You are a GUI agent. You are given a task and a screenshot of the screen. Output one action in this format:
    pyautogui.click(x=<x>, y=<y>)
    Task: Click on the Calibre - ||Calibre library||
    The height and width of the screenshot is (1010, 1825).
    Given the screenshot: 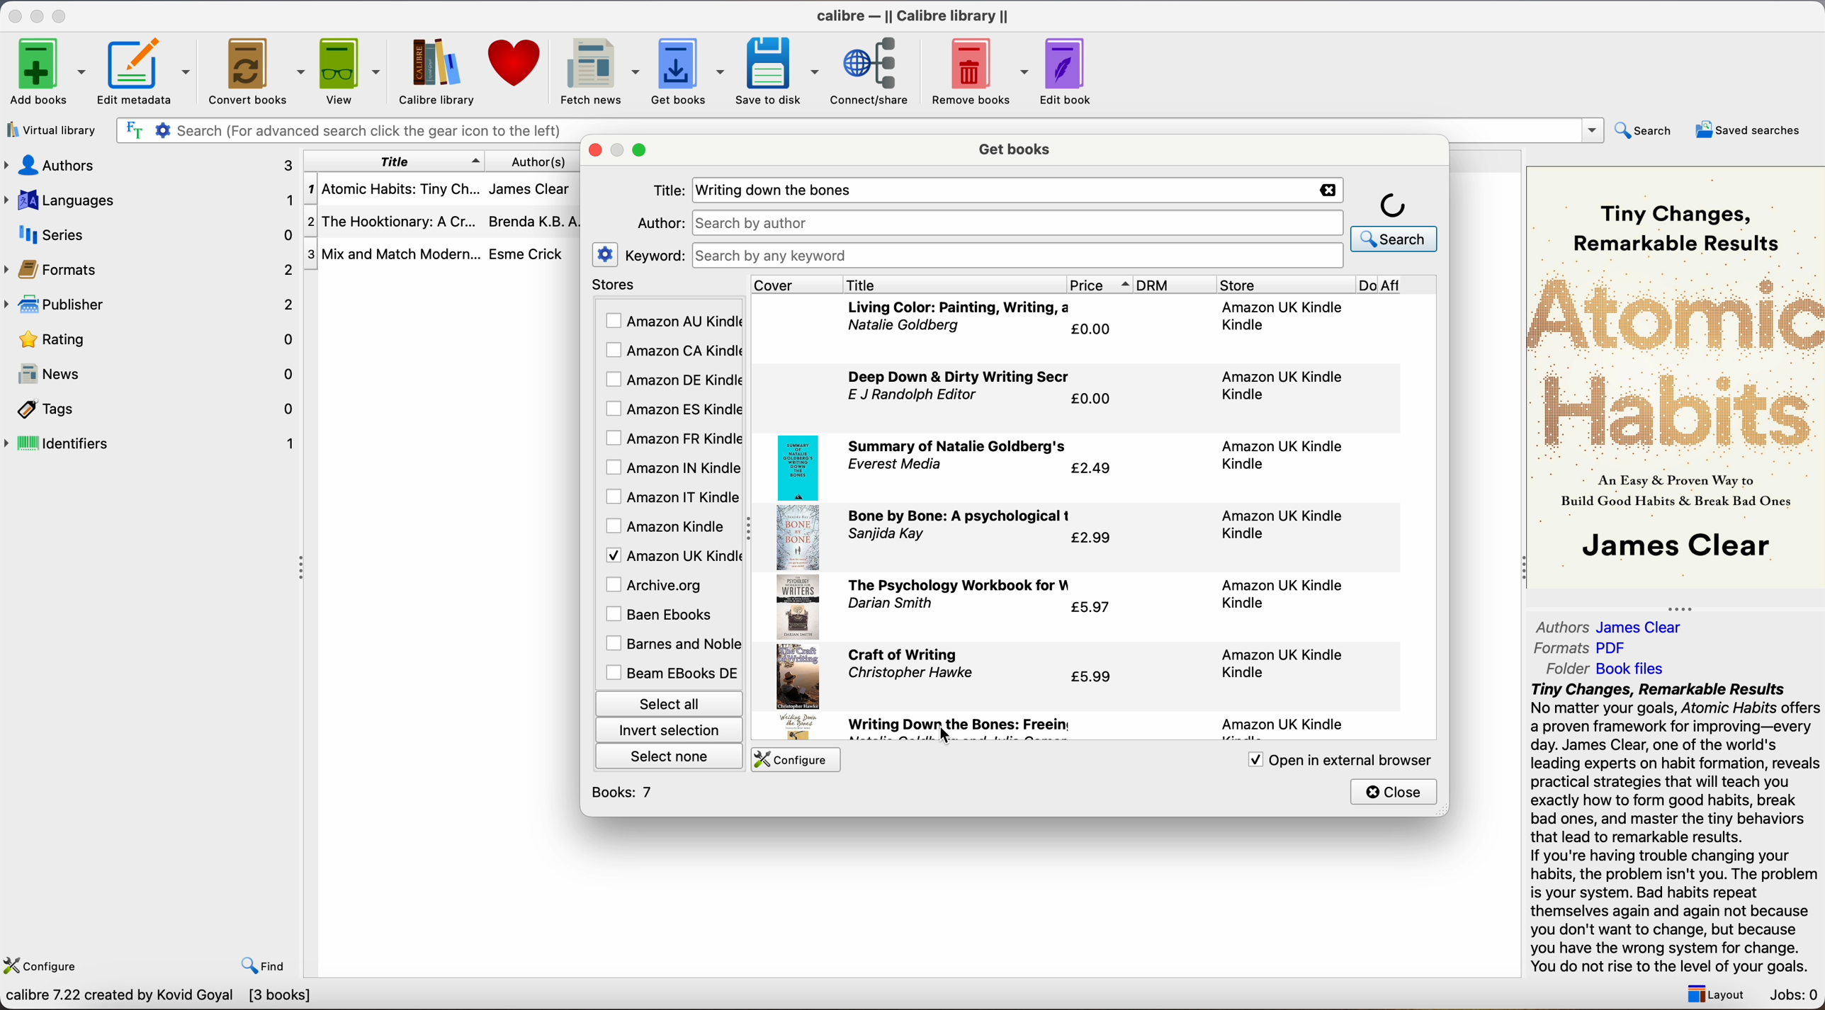 What is the action you would take?
    pyautogui.click(x=912, y=16)
    